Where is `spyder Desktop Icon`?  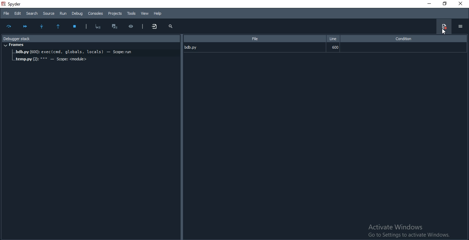
spyder Desktop Icon is located at coordinates (14, 4).